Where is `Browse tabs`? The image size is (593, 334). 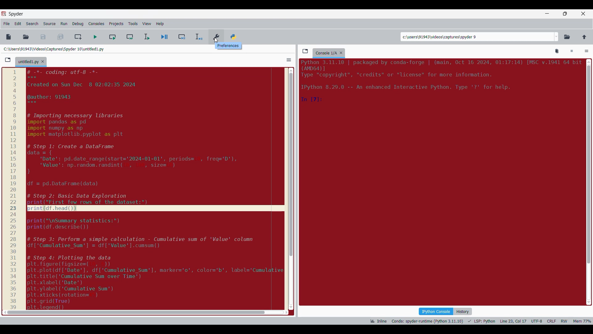
Browse tabs is located at coordinates (8, 60).